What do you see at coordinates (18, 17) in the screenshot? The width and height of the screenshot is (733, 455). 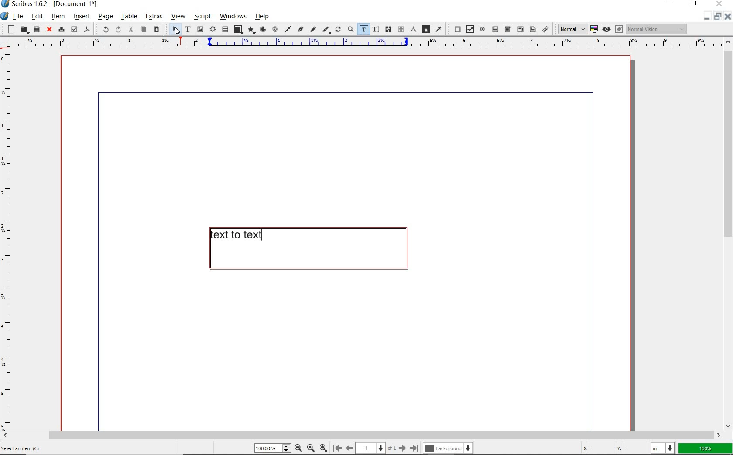 I see `file` at bounding box center [18, 17].